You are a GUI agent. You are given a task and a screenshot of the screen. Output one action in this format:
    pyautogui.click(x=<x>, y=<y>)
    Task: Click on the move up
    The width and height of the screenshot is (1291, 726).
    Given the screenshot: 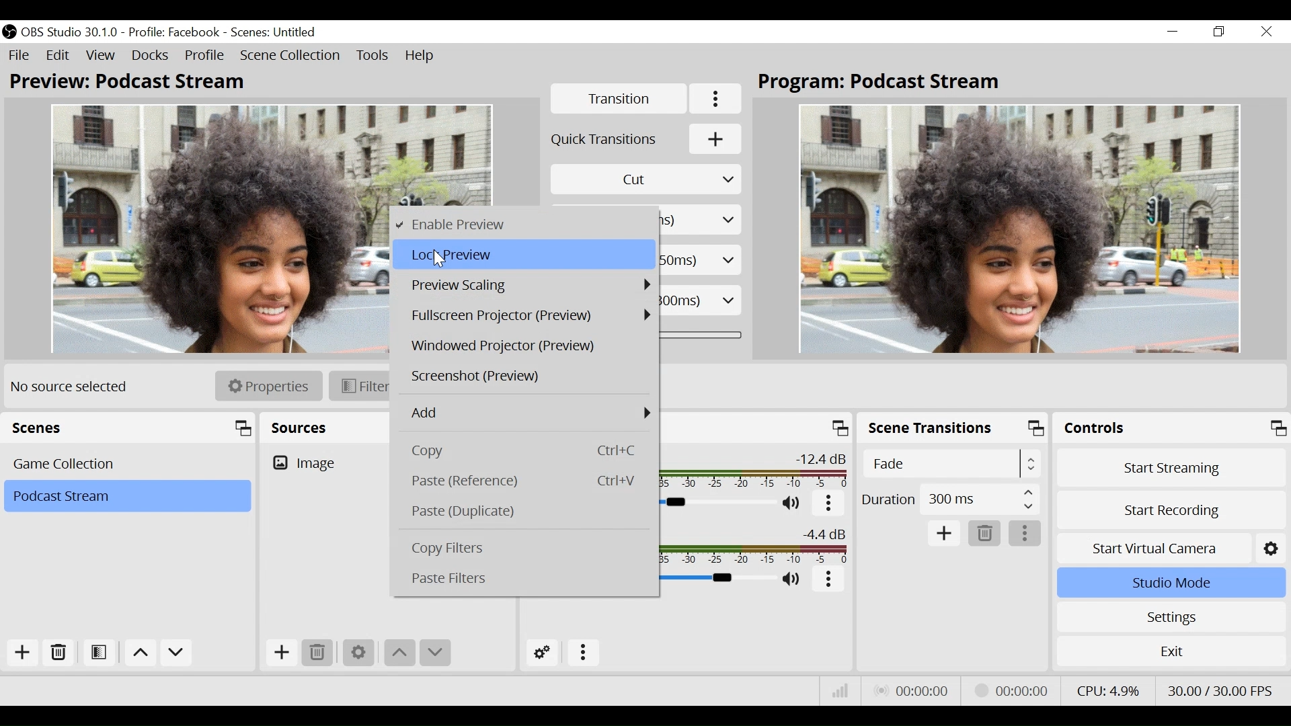 What is the action you would take?
    pyautogui.click(x=401, y=653)
    